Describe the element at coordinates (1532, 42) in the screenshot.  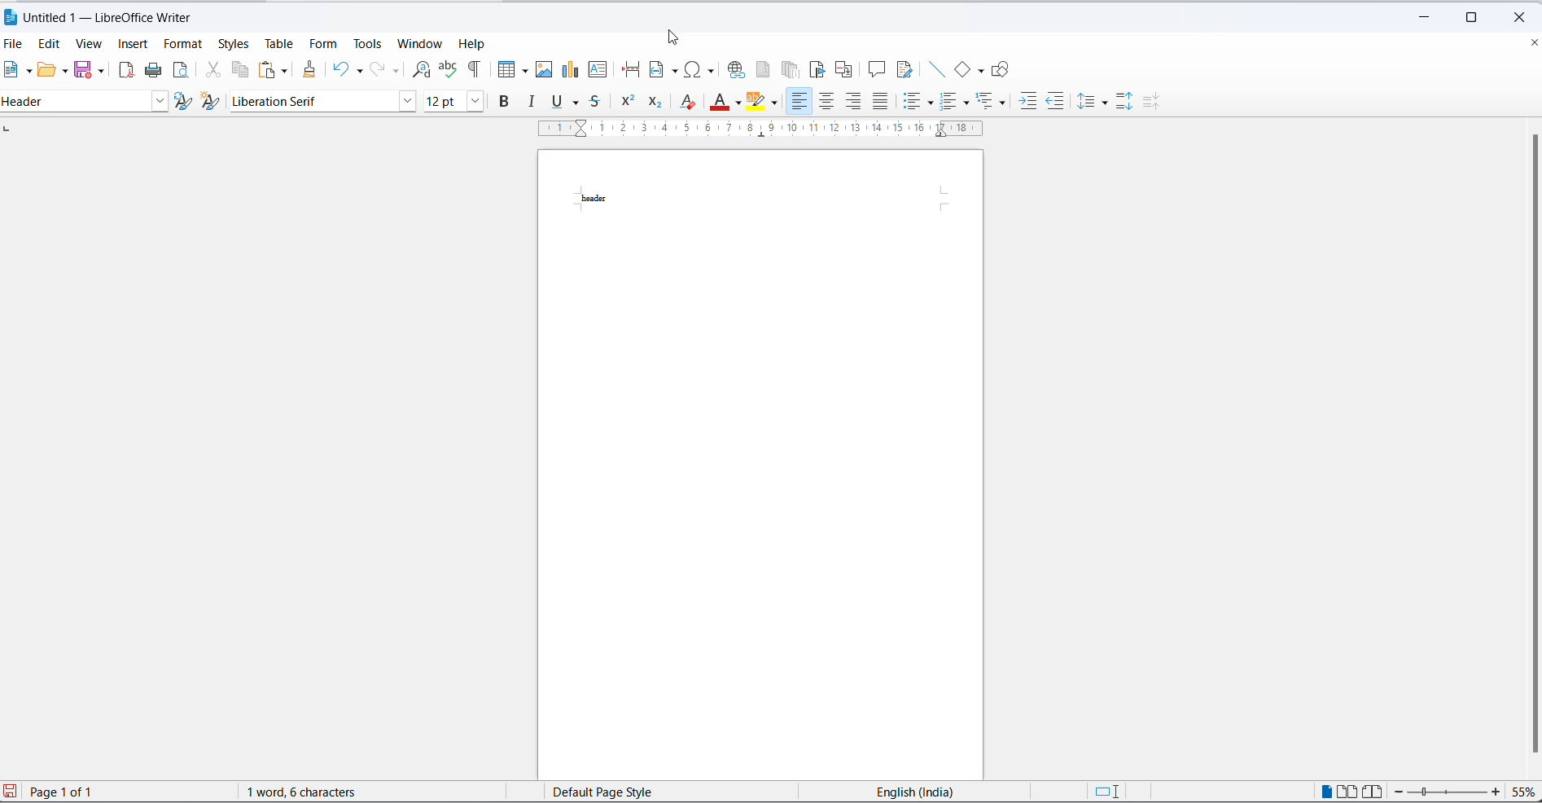
I see `close document` at that location.